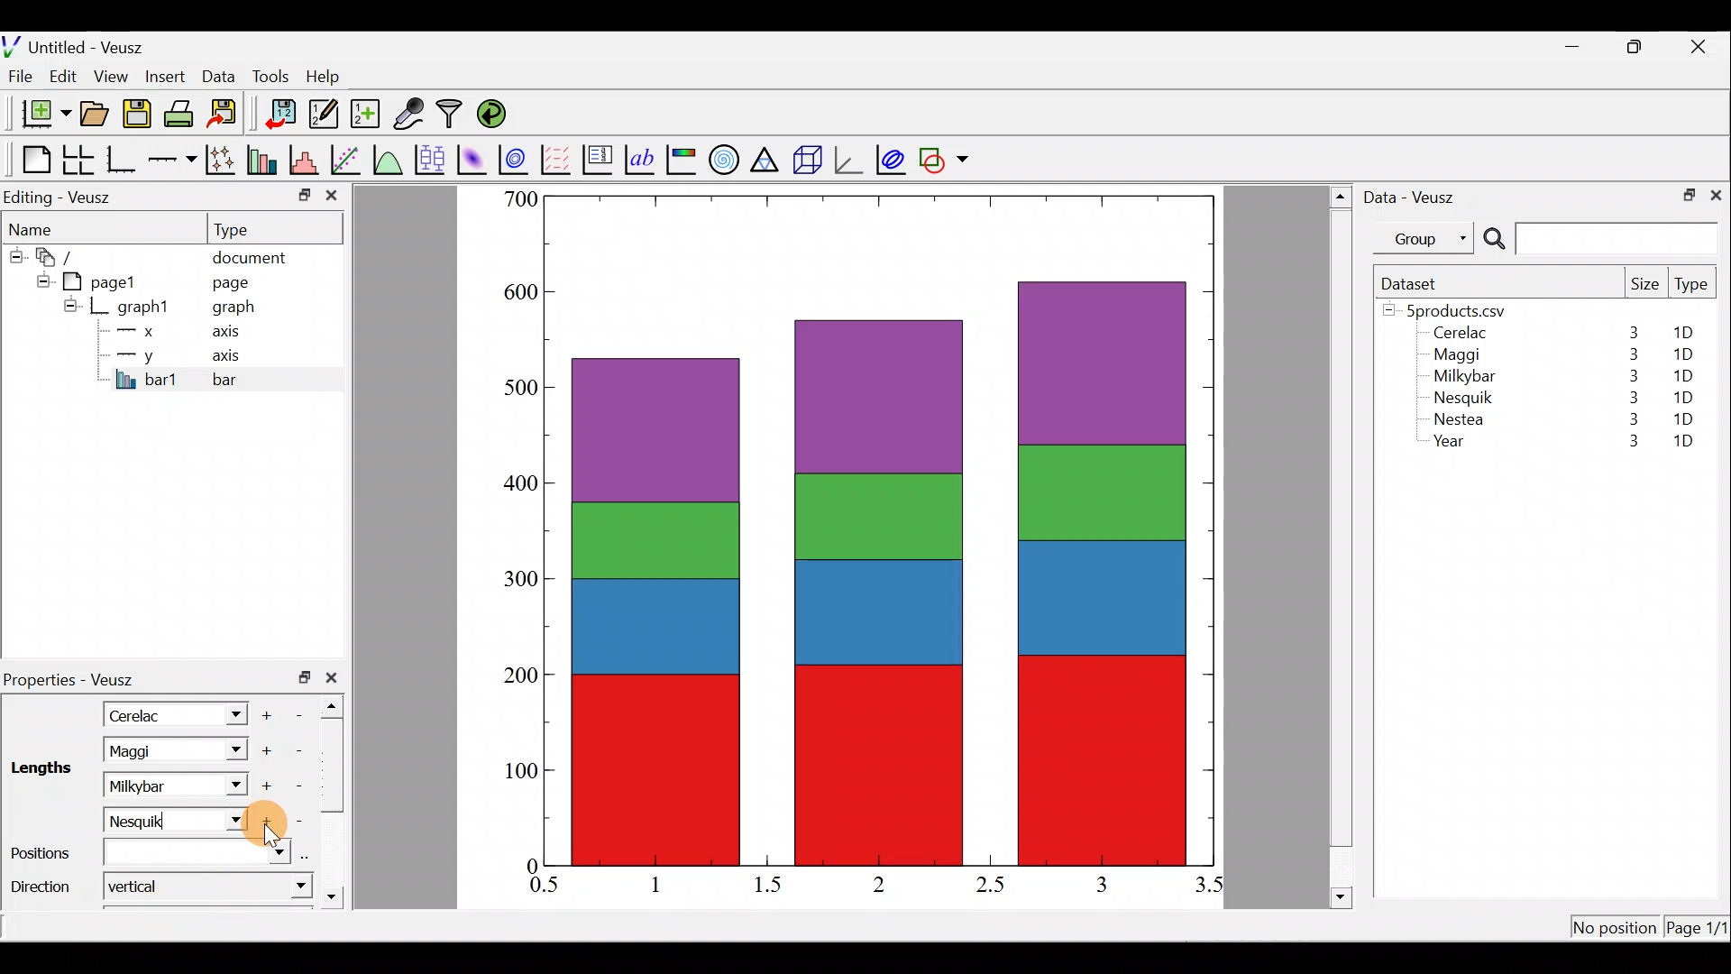 This screenshot has height=974, width=1731. What do you see at coordinates (1629, 422) in the screenshot?
I see `3` at bounding box center [1629, 422].